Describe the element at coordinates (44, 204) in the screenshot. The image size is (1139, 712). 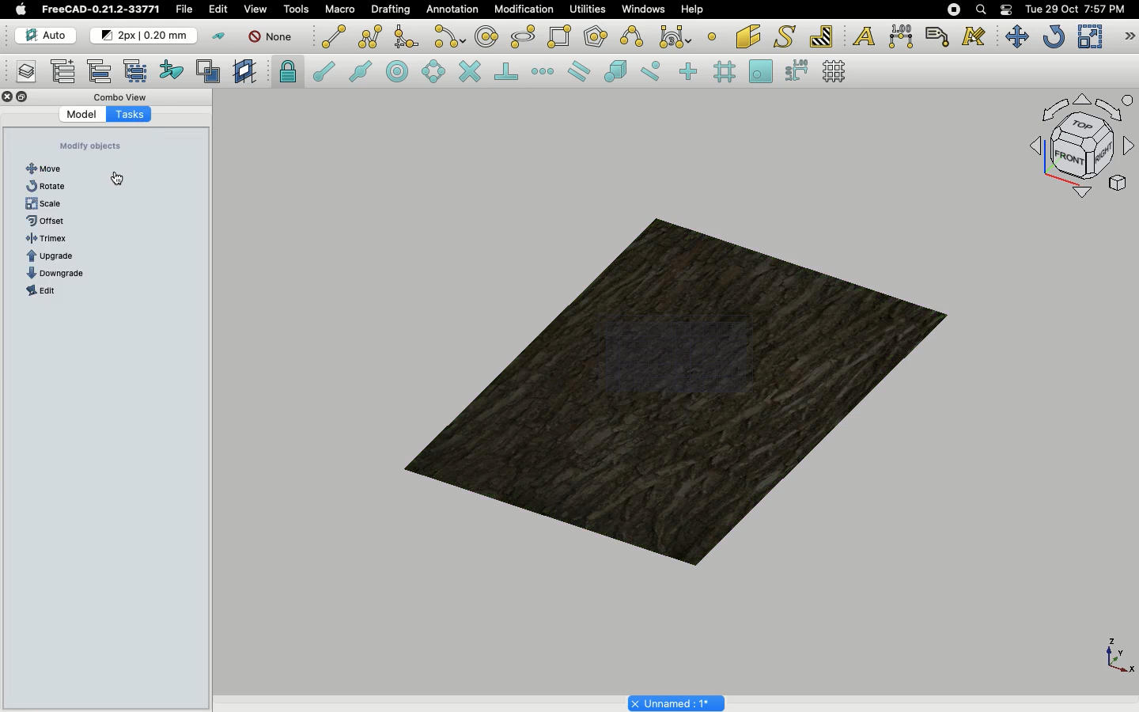
I see `Scale` at that location.